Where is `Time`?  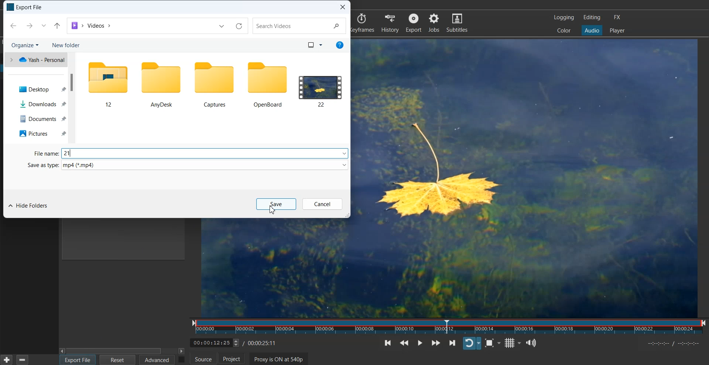
Time is located at coordinates (236, 342).